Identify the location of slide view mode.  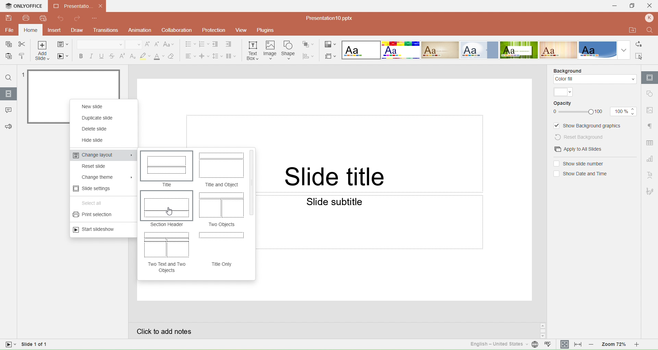
(9, 345).